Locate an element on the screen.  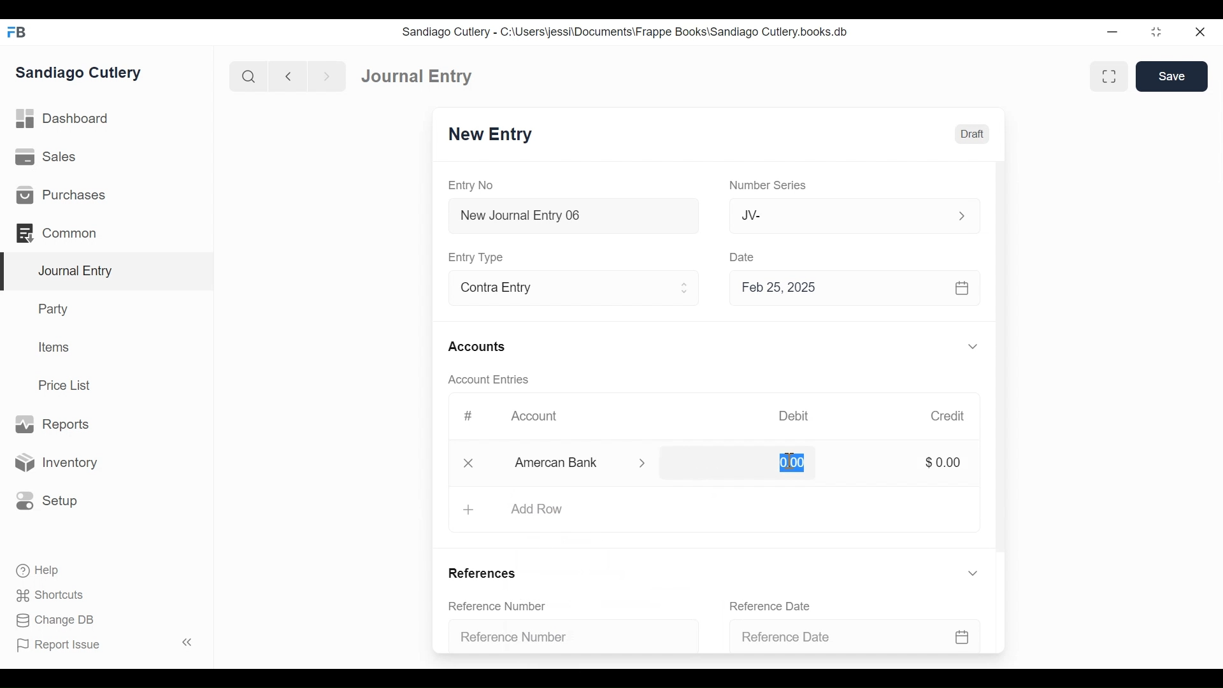
Reference Date is located at coordinates (857, 635).